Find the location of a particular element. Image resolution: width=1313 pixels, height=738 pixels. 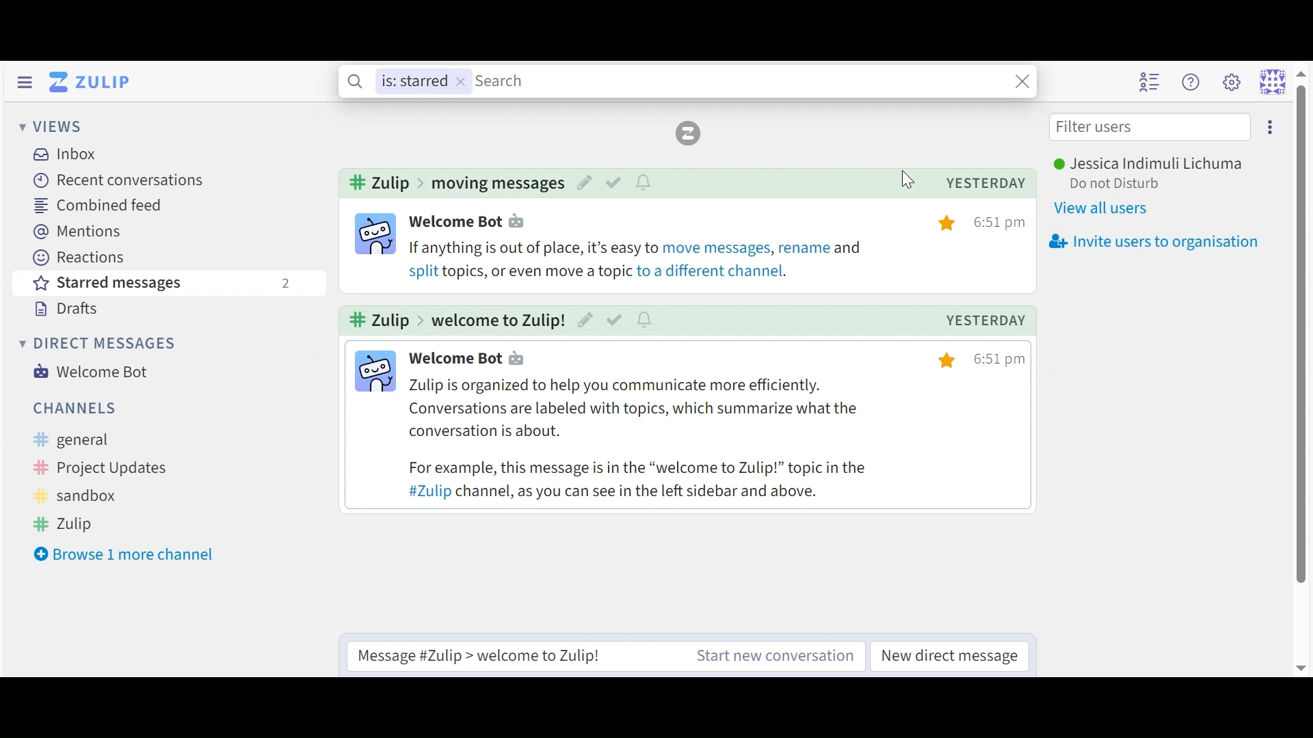

New direct message is located at coordinates (950, 655).